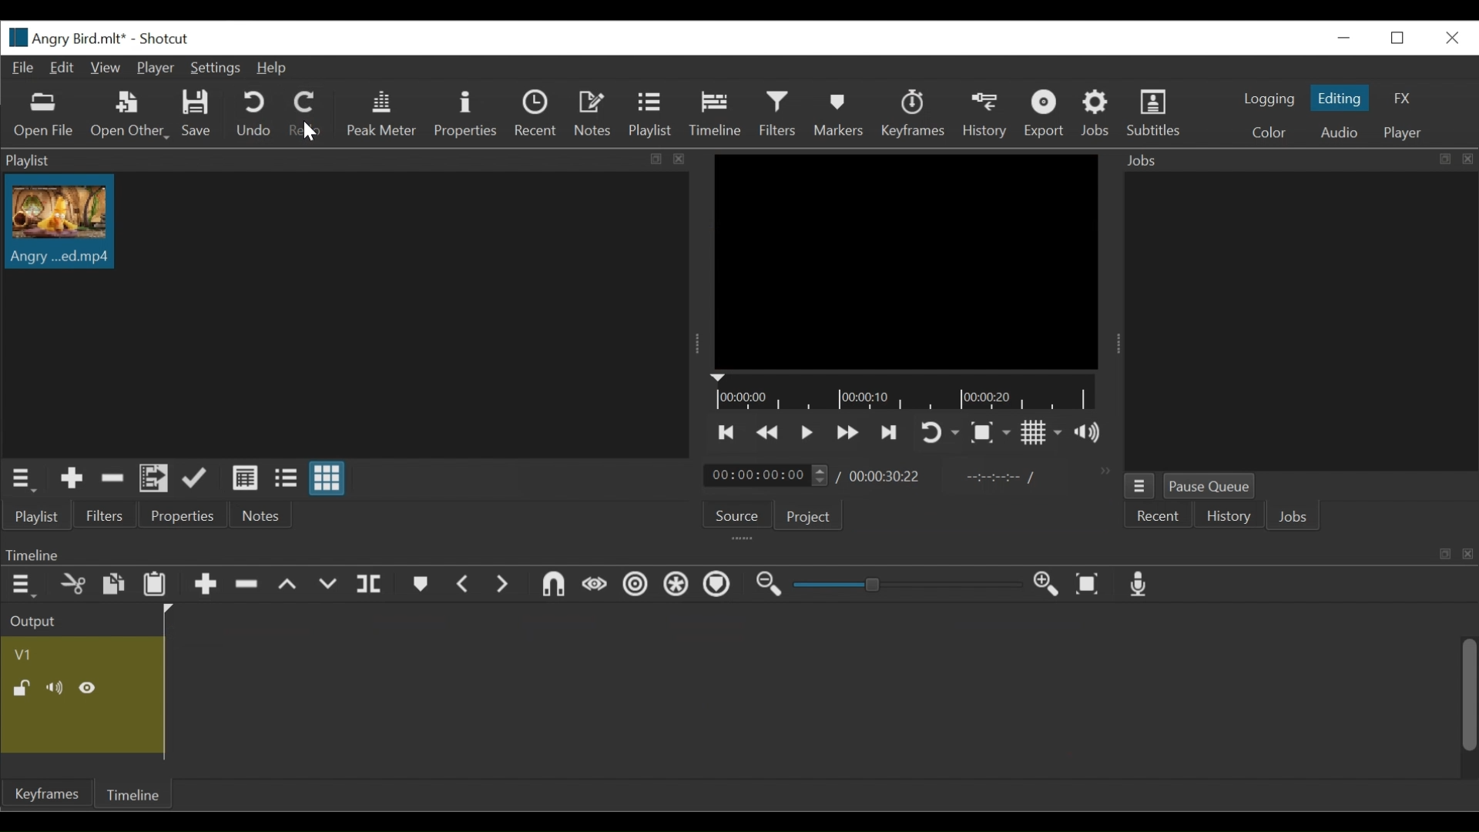  I want to click on Redo, so click(304, 113).